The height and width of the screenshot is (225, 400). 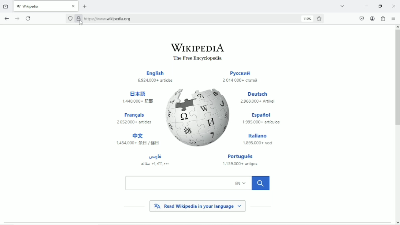 I want to click on list all tabs, so click(x=342, y=5).